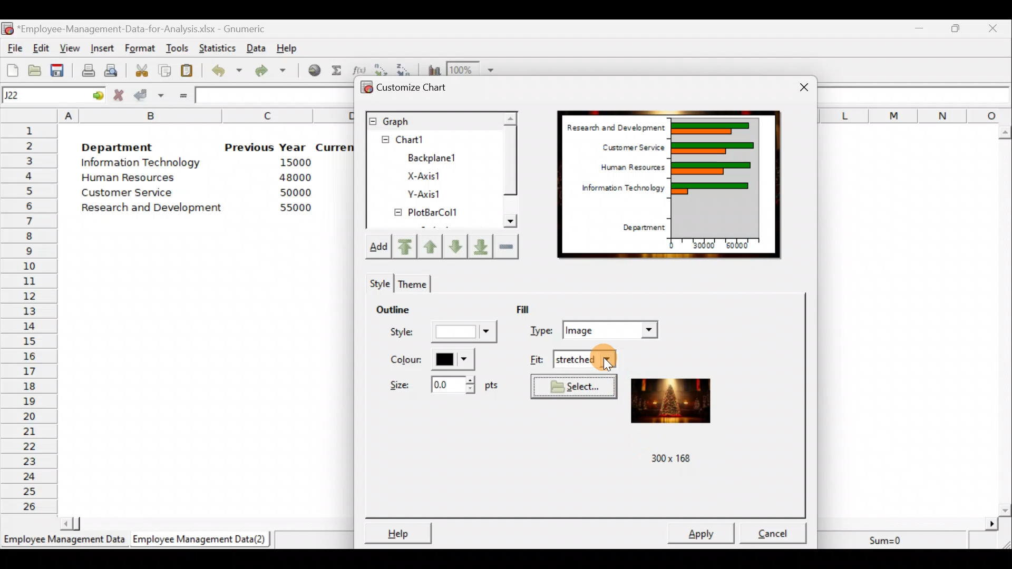 This screenshot has width=1012, height=569. What do you see at coordinates (645, 225) in the screenshot?
I see `Department` at bounding box center [645, 225].